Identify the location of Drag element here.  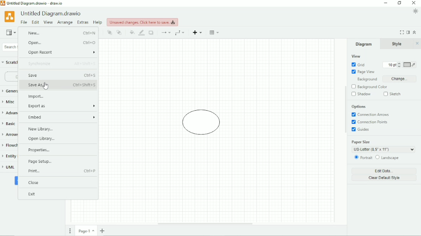
(10, 76).